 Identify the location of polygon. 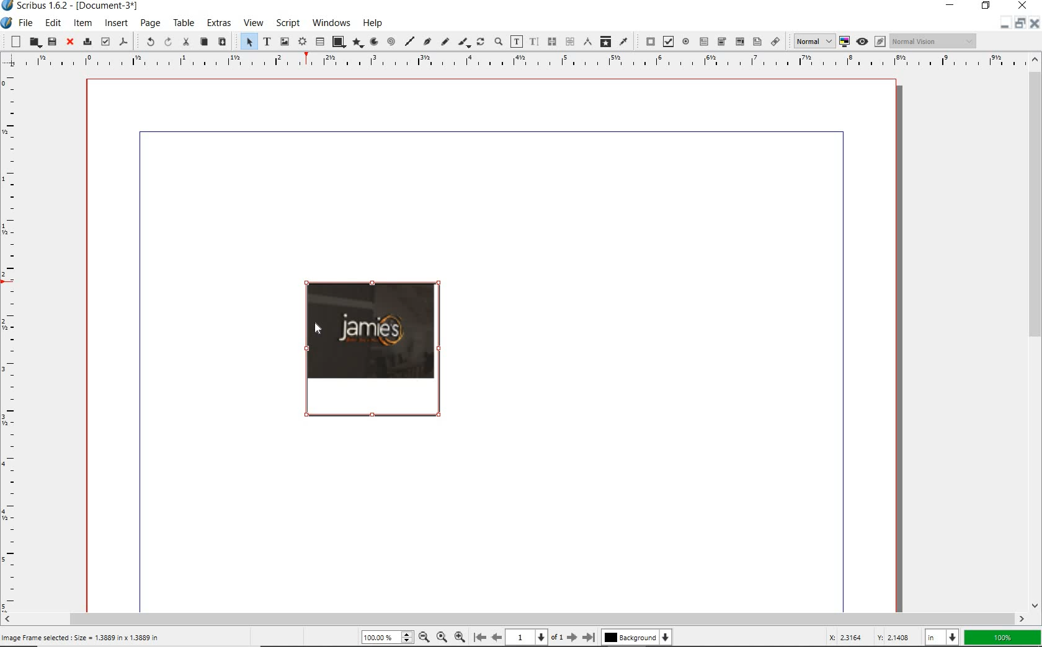
(358, 43).